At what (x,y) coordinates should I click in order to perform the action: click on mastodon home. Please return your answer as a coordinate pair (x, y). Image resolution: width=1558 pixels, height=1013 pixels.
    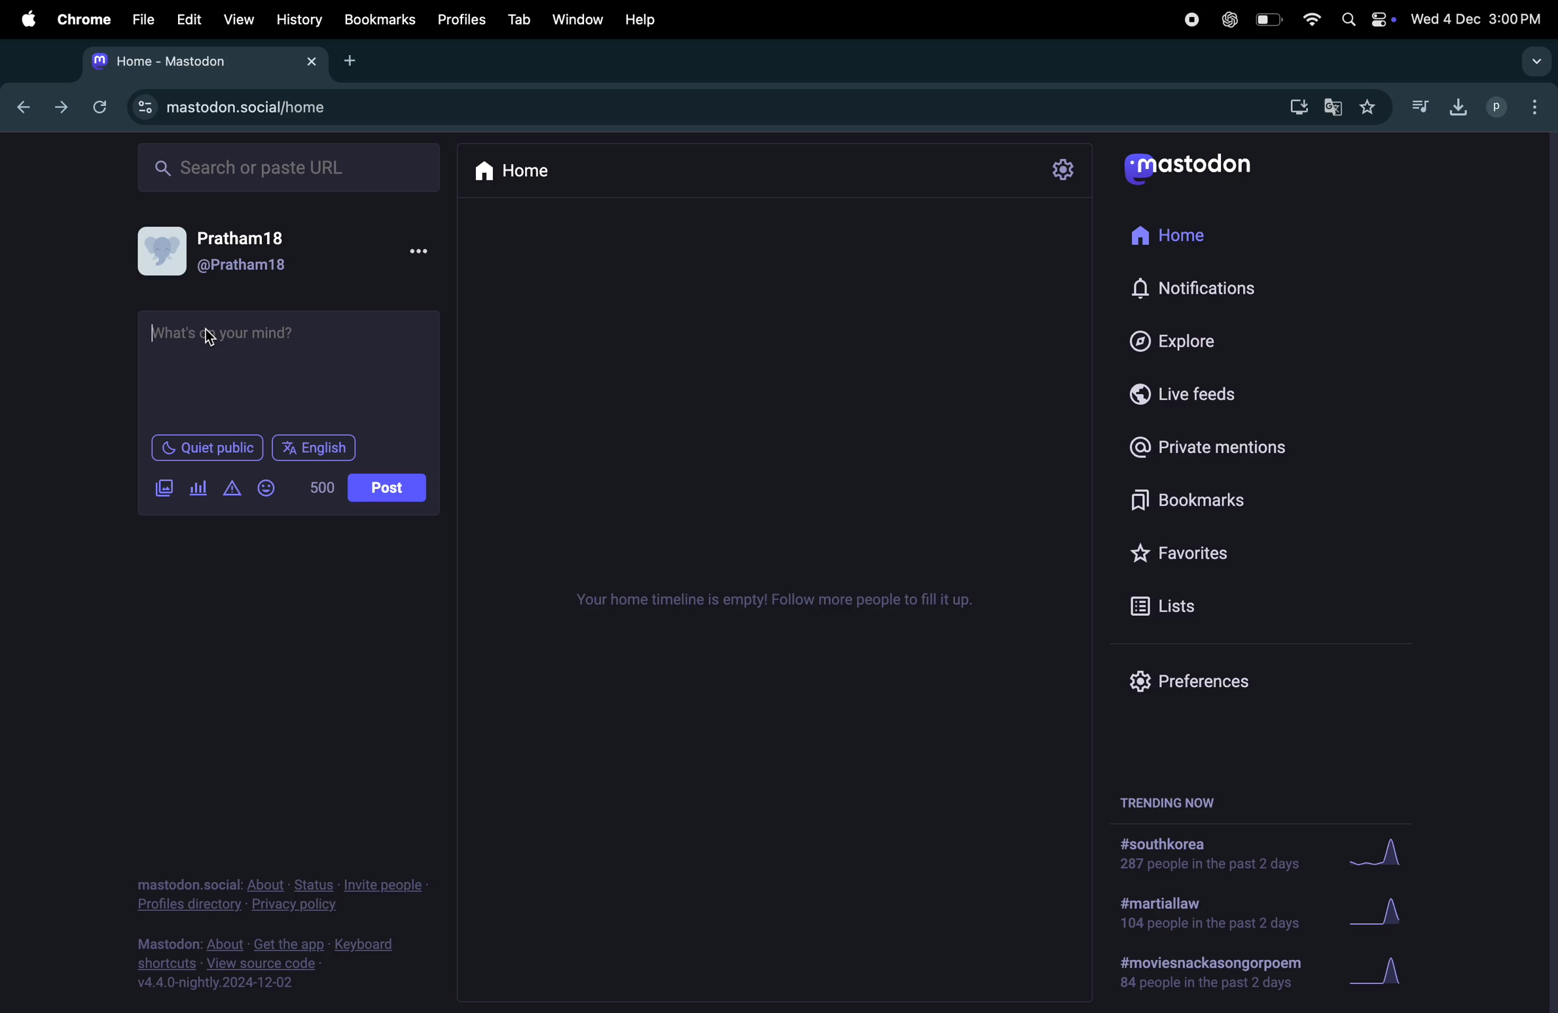
    Looking at the image, I should click on (204, 61).